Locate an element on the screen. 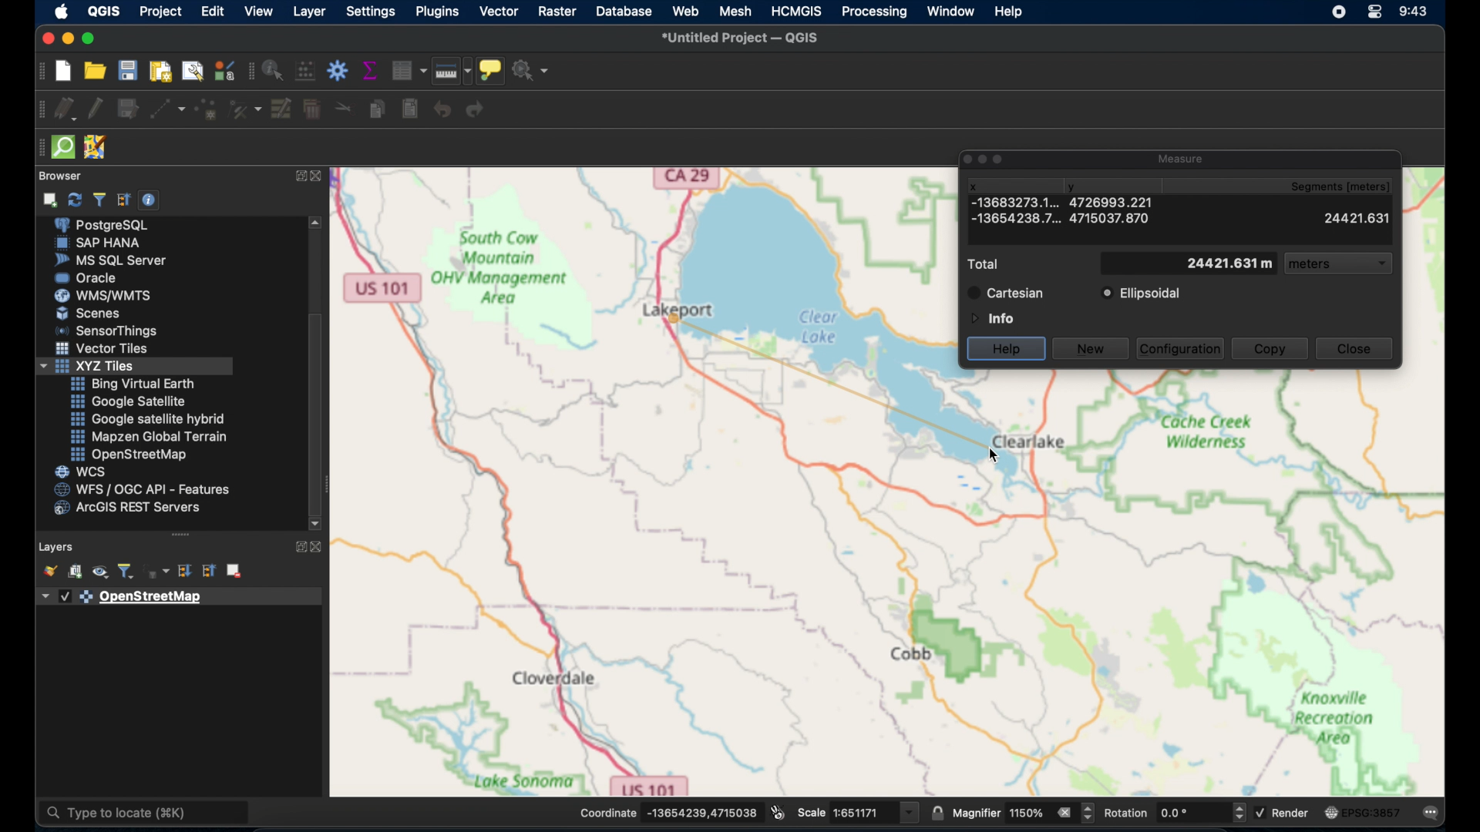 The height and width of the screenshot is (832, 1480). inactive icons is located at coordinates (984, 159).